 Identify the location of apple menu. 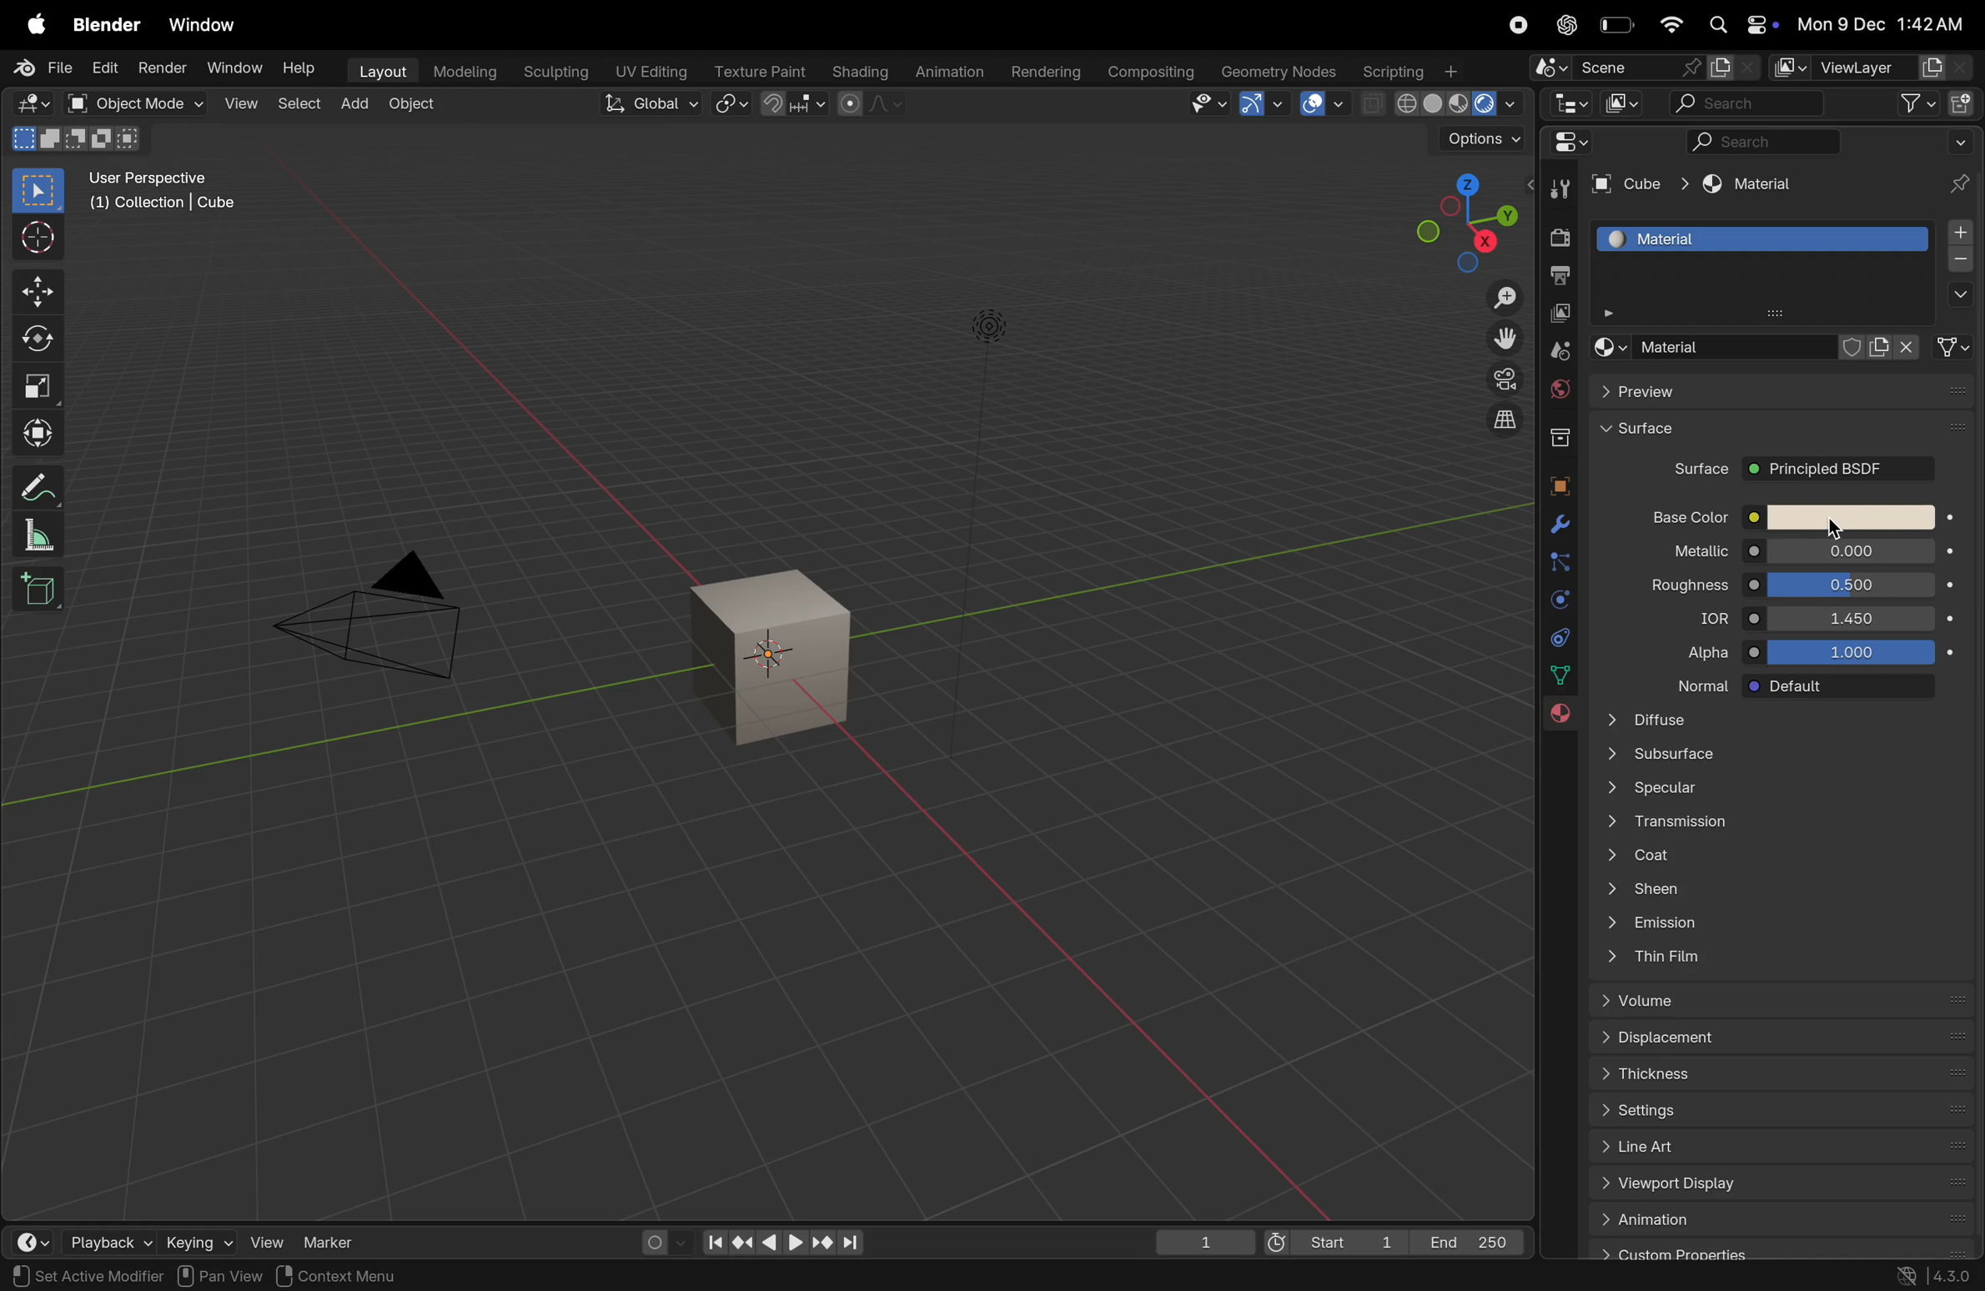
(33, 23).